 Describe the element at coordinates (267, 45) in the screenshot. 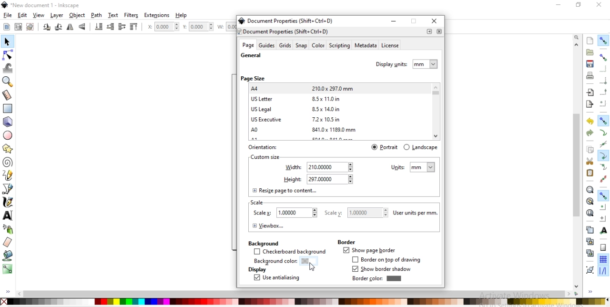

I see `guides` at that location.